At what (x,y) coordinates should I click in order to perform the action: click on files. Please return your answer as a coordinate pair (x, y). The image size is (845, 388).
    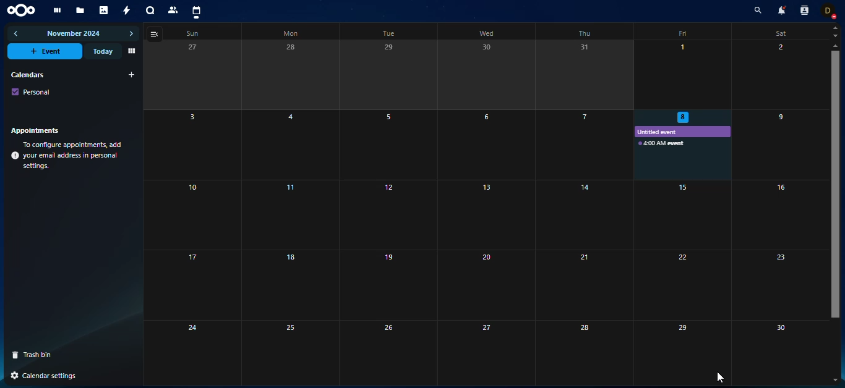
    Looking at the image, I should click on (80, 11).